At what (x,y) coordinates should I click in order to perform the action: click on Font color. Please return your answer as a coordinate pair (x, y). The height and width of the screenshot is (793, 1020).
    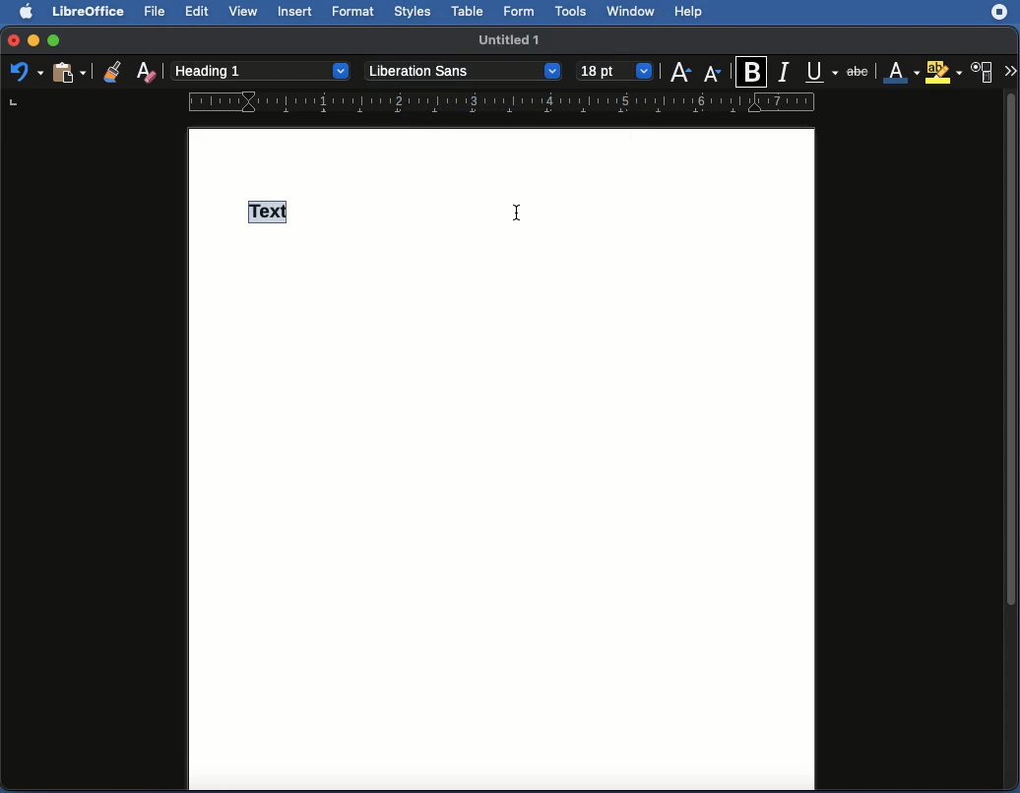
    Looking at the image, I should click on (901, 73).